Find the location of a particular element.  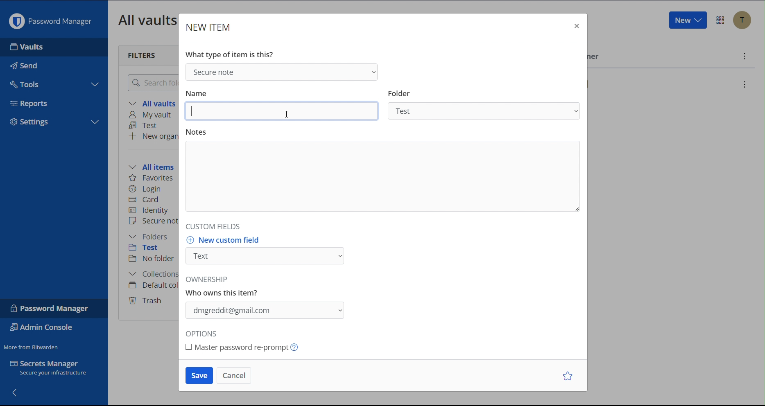

More from Bitwarden is located at coordinates (32, 345).